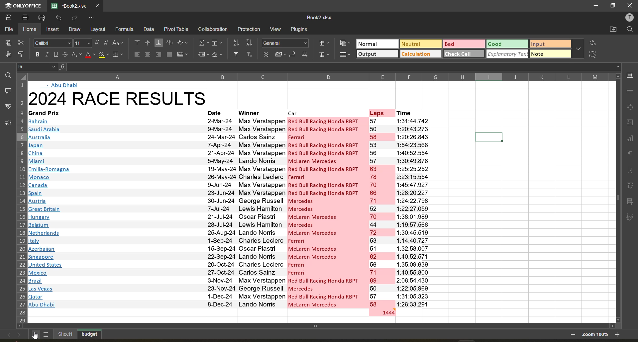 The height and width of the screenshot is (342, 638). What do you see at coordinates (114, 212) in the screenshot?
I see `names` at bounding box center [114, 212].